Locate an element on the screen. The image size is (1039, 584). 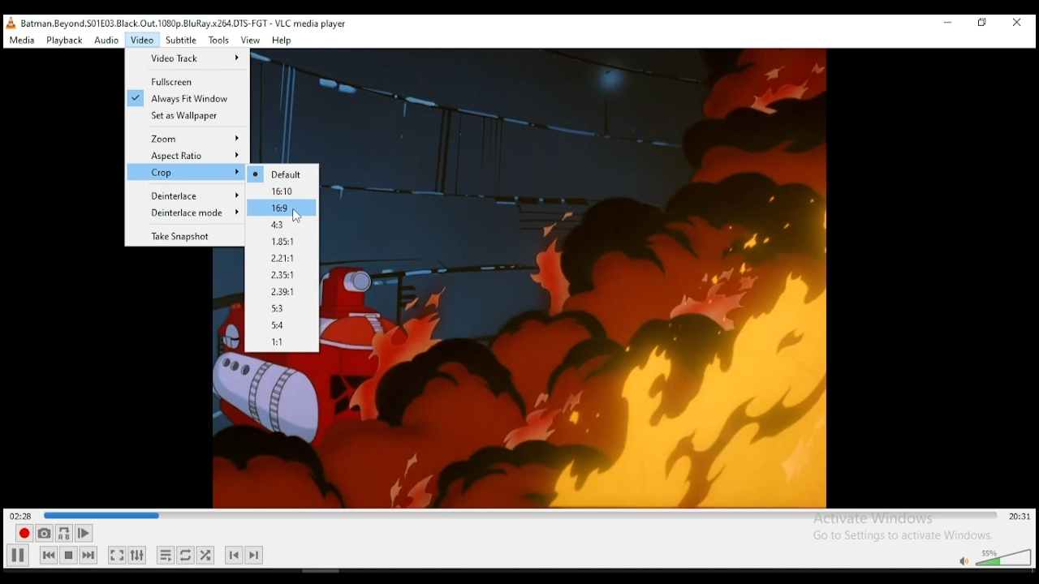
tools is located at coordinates (219, 41).